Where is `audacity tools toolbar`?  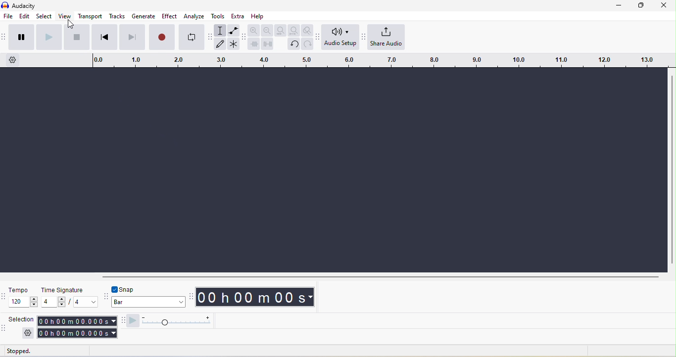 audacity tools toolbar is located at coordinates (210, 37).